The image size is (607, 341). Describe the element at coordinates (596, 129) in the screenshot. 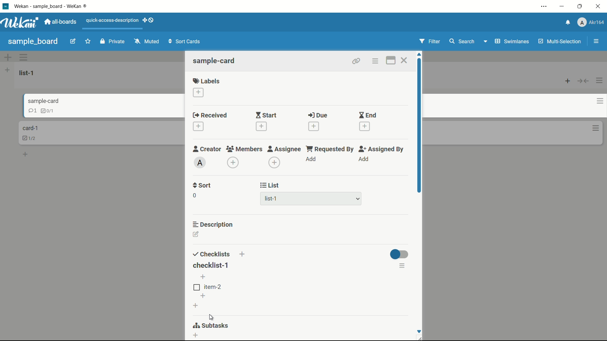

I see `card actions` at that location.